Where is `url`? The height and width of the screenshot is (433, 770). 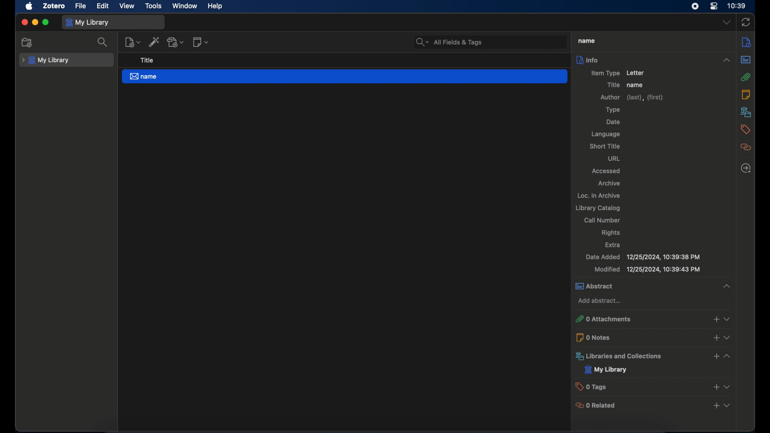
url is located at coordinates (614, 159).